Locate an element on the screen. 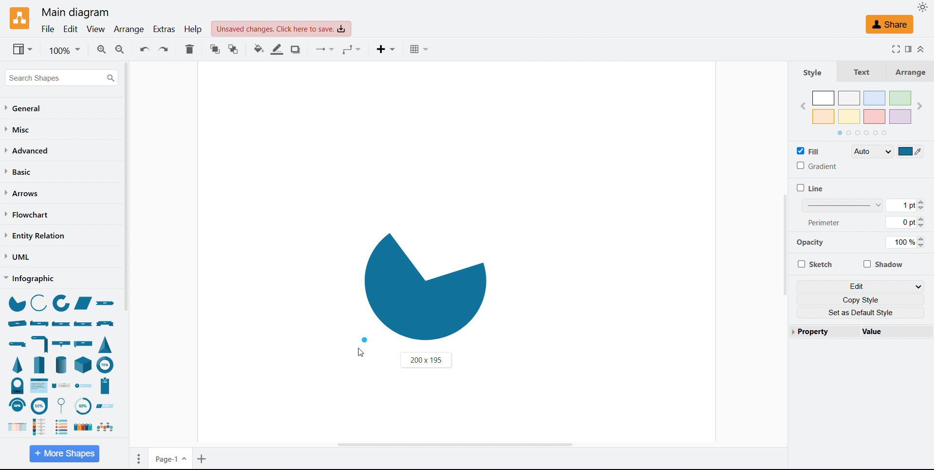 The image size is (934, 470). numbered entry vertical is located at coordinates (106, 386).